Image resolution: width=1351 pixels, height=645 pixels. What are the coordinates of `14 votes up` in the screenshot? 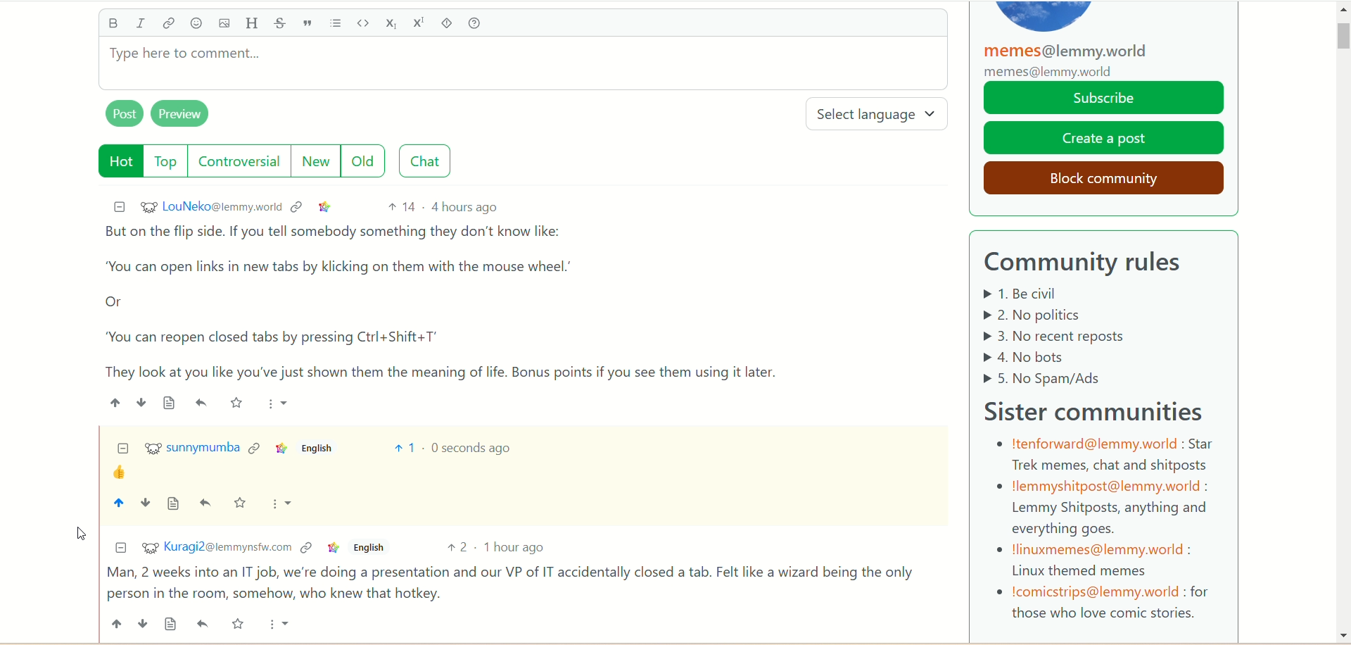 It's located at (401, 207).